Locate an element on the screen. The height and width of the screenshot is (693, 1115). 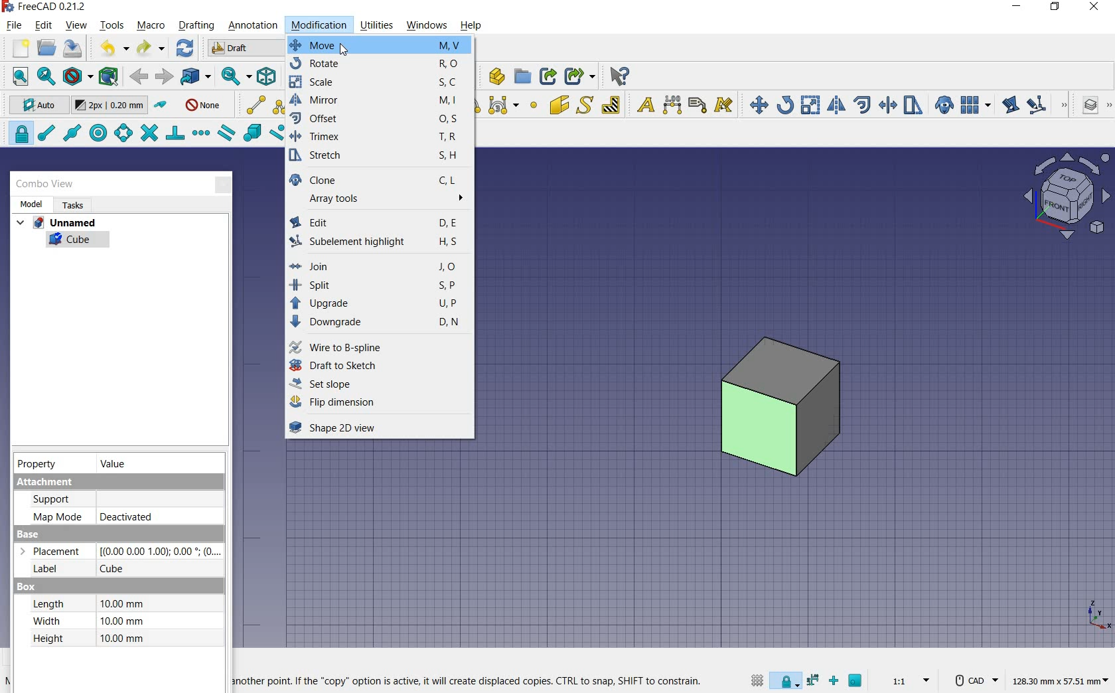
cube is located at coordinates (117, 569).